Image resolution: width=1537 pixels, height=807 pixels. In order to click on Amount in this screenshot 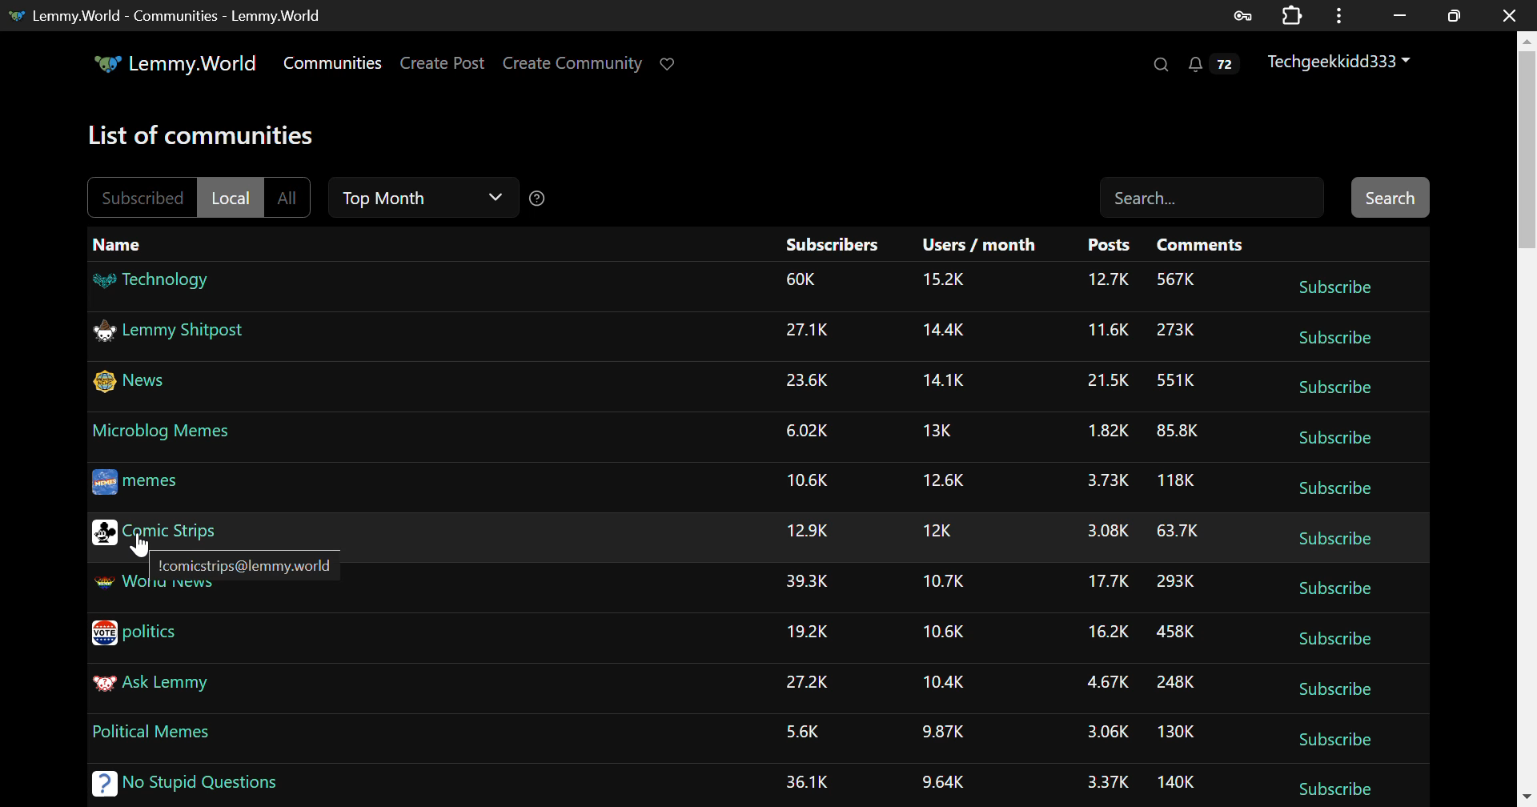, I will do `click(1103, 480)`.